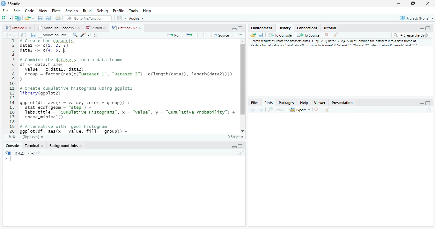 The height and width of the screenshot is (229, 435). What do you see at coordinates (253, 110) in the screenshot?
I see `back` at bounding box center [253, 110].